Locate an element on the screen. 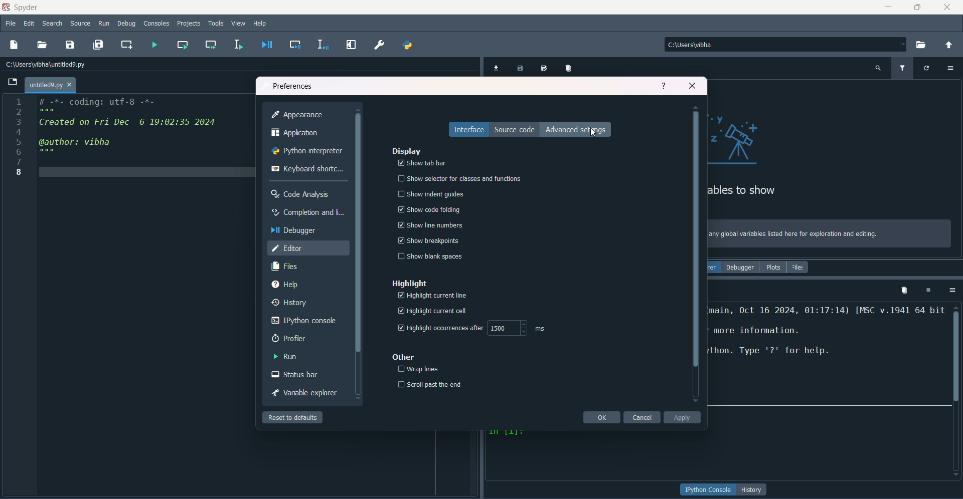 This screenshot has height=499, width=963. tools is located at coordinates (219, 25).